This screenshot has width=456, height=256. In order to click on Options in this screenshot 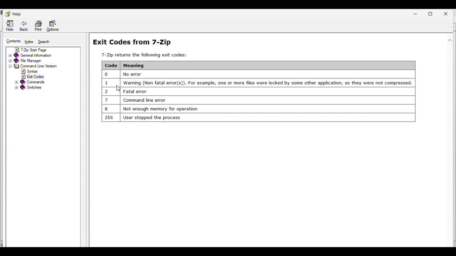, I will do `click(52, 26)`.